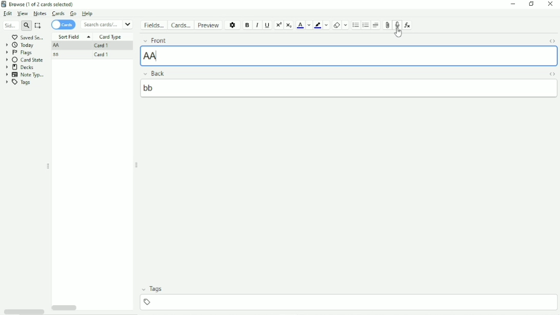 The image size is (560, 315). What do you see at coordinates (289, 25) in the screenshot?
I see `Subscript` at bounding box center [289, 25].